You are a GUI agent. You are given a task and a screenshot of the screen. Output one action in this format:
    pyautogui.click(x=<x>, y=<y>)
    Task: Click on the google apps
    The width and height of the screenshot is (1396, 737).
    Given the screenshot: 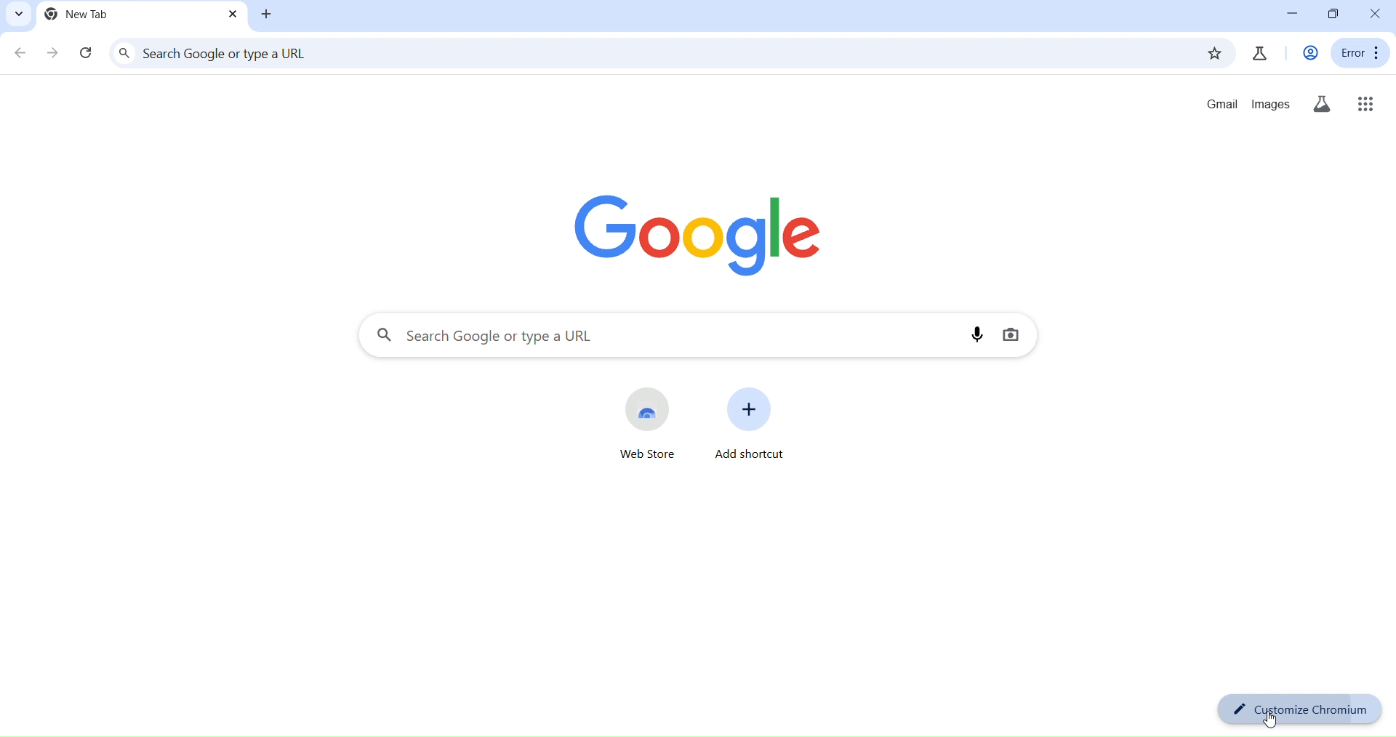 What is the action you would take?
    pyautogui.click(x=1365, y=105)
    